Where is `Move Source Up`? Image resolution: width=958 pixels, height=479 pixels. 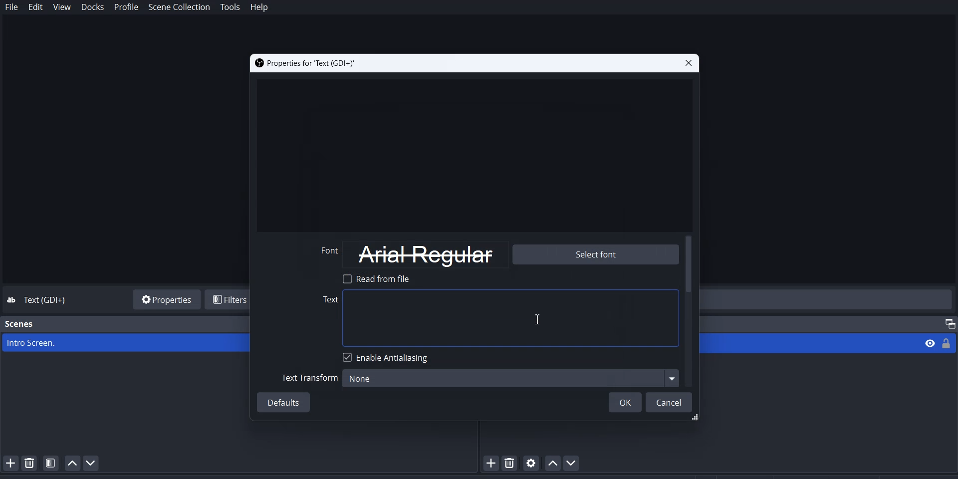
Move Source Up is located at coordinates (552, 463).